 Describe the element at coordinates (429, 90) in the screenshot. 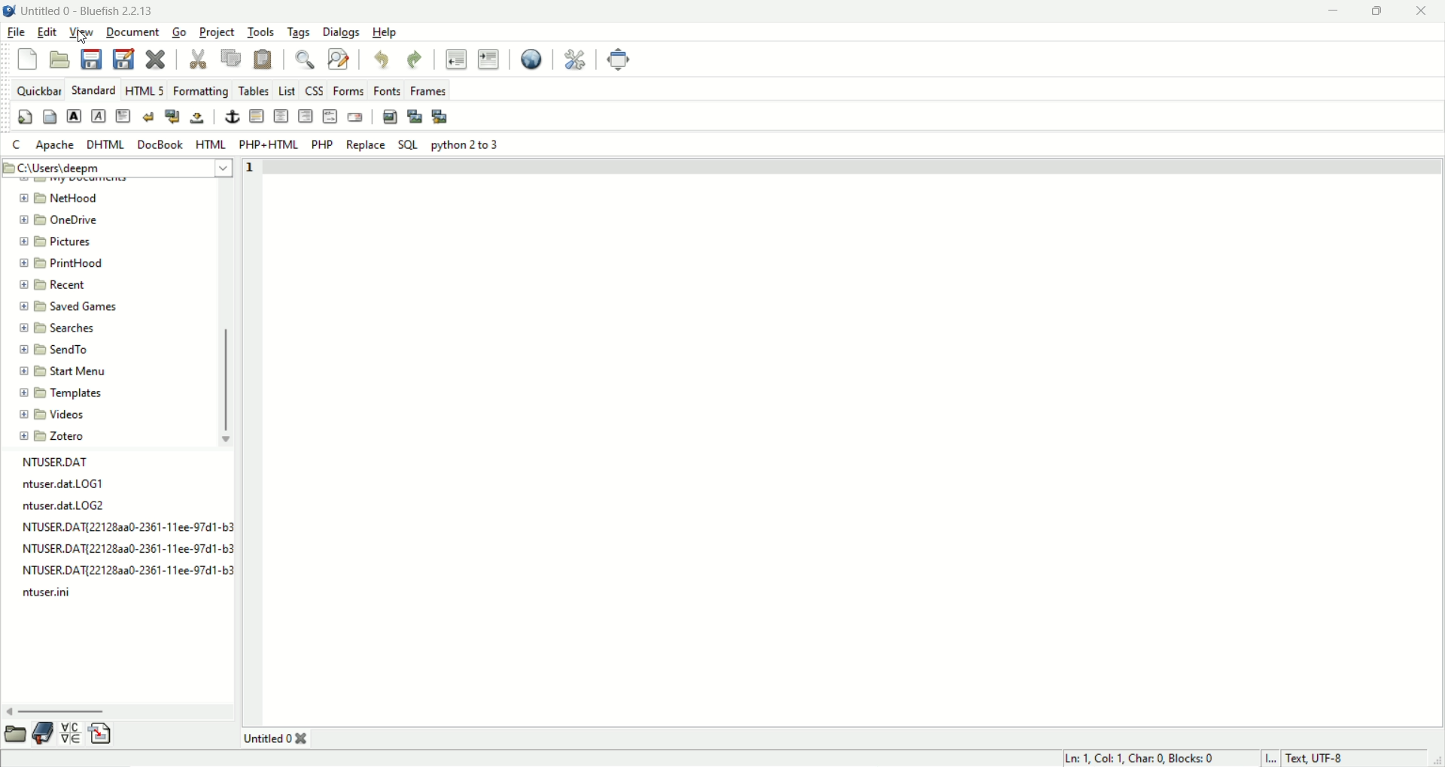

I see `frames` at that location.